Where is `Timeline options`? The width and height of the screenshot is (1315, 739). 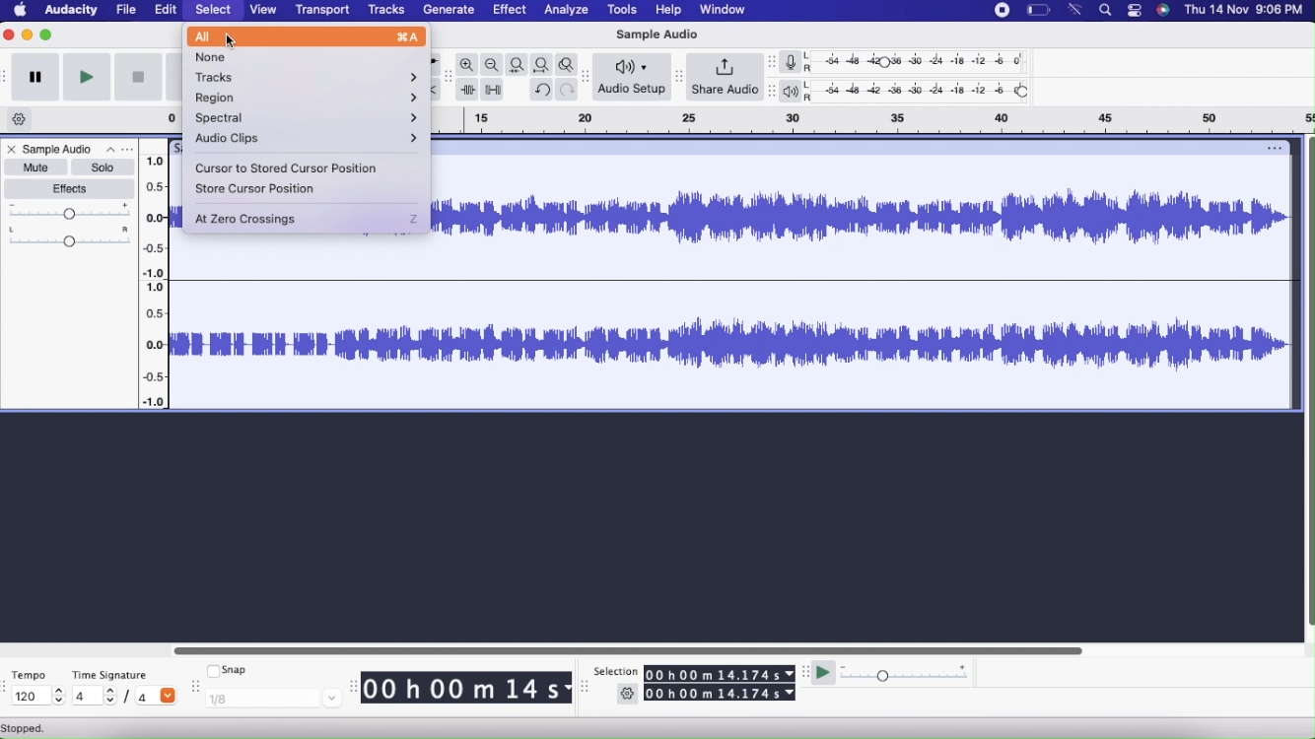
Timeline options is located at coordinates (22, 119).